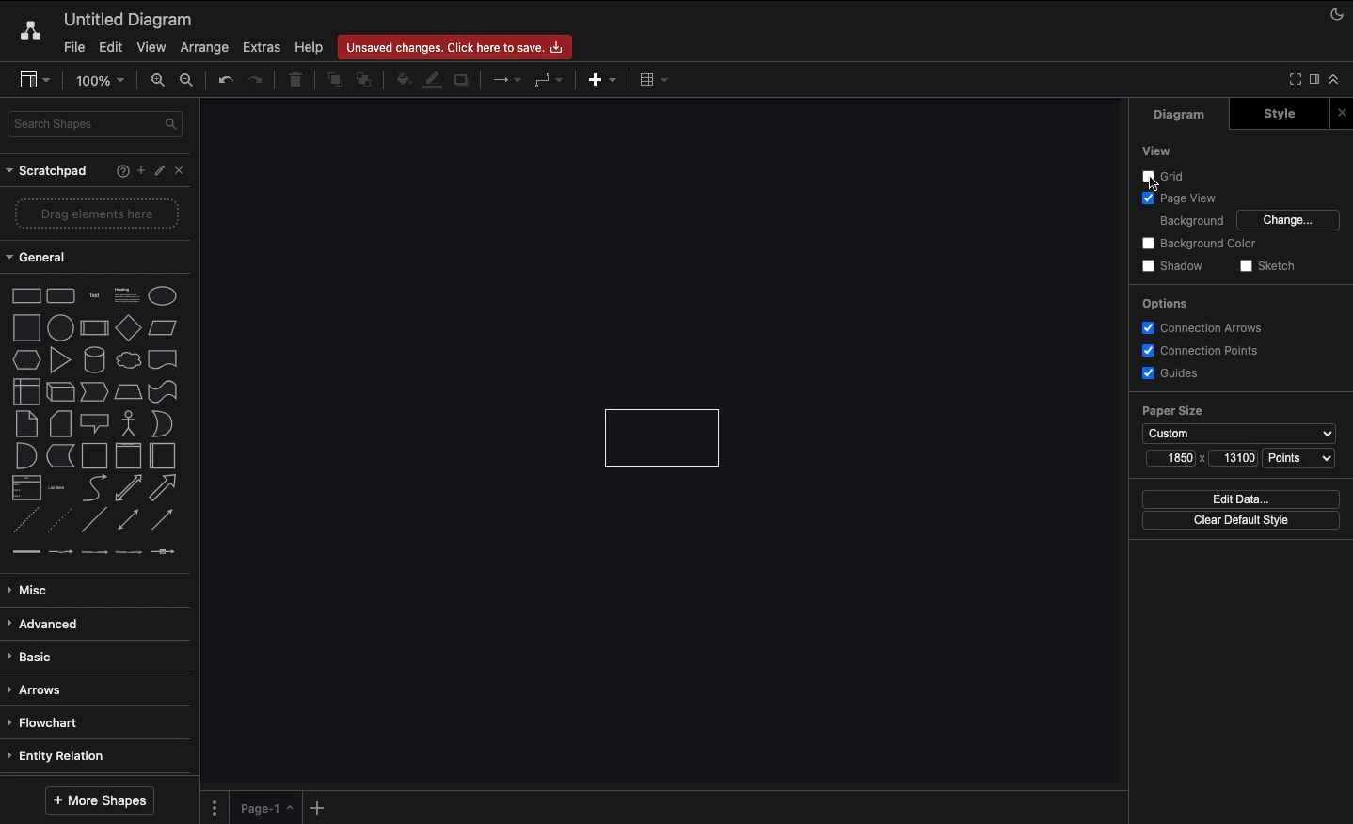 This screenshot has width=1353, height=824. What do you see at coordinates (307, 47) in the screenshot?
I see `Help` at bounding box center [307, 47].